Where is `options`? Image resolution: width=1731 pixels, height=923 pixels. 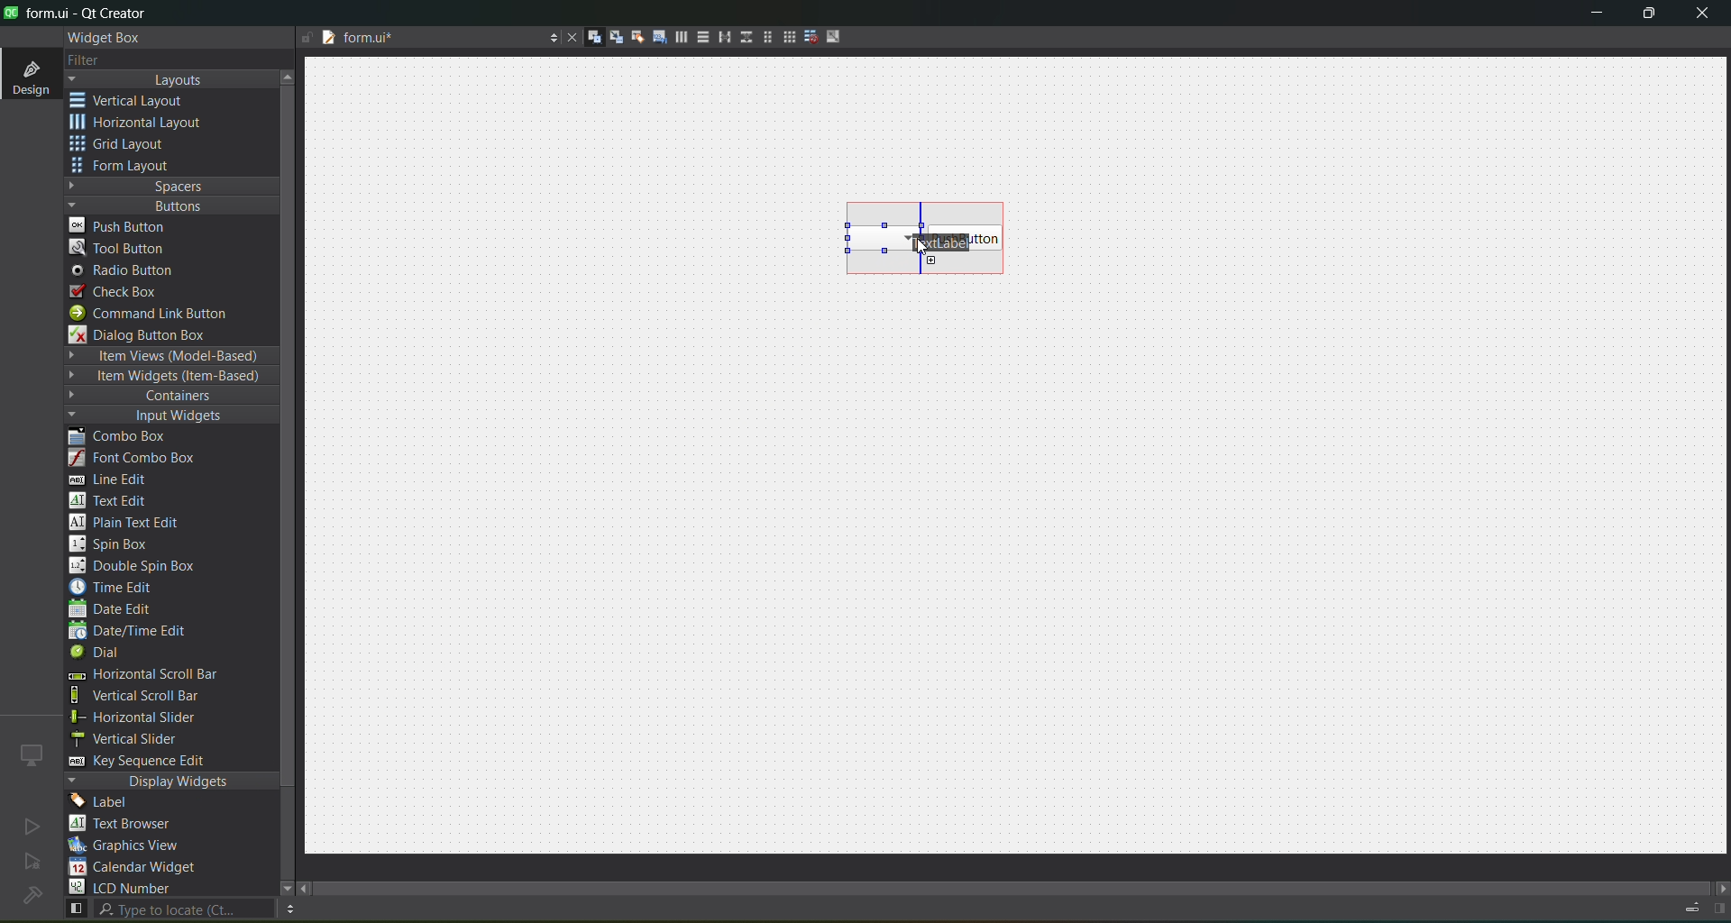 options is located at coordinates (548, 40).